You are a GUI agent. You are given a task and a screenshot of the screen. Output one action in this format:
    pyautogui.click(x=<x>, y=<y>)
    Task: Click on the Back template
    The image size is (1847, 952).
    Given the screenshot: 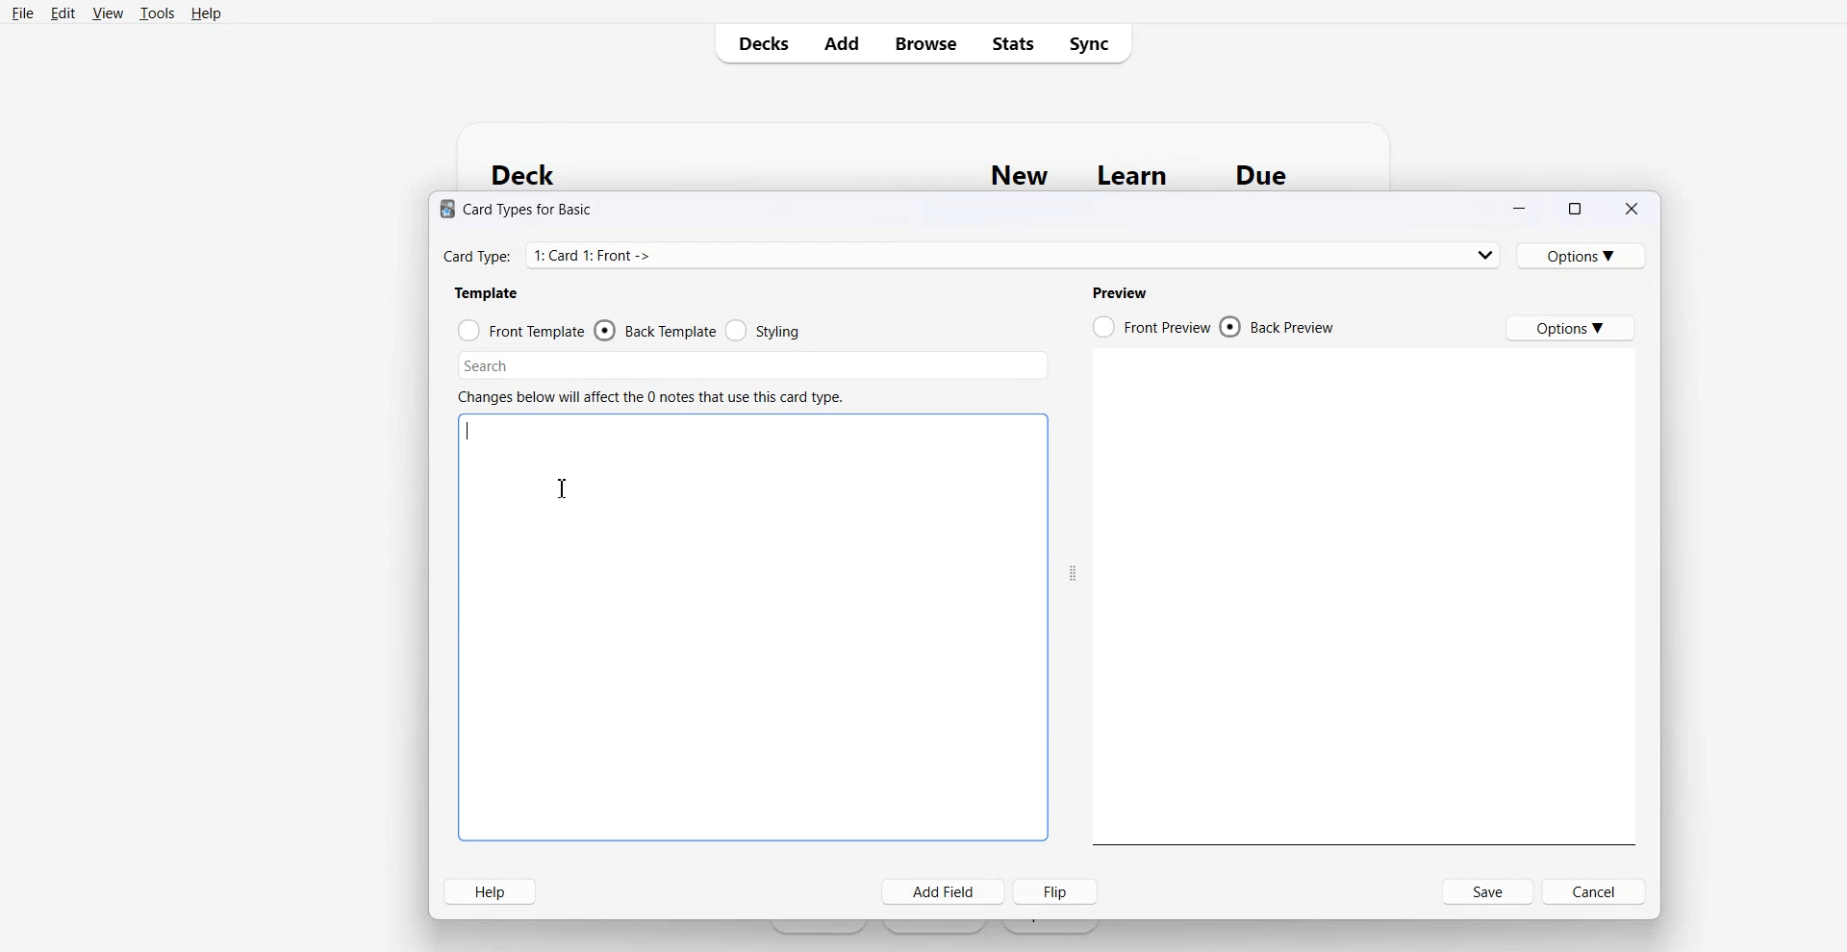 What is the action you would take?
    pyautogui.click(x=656, y=330)
    